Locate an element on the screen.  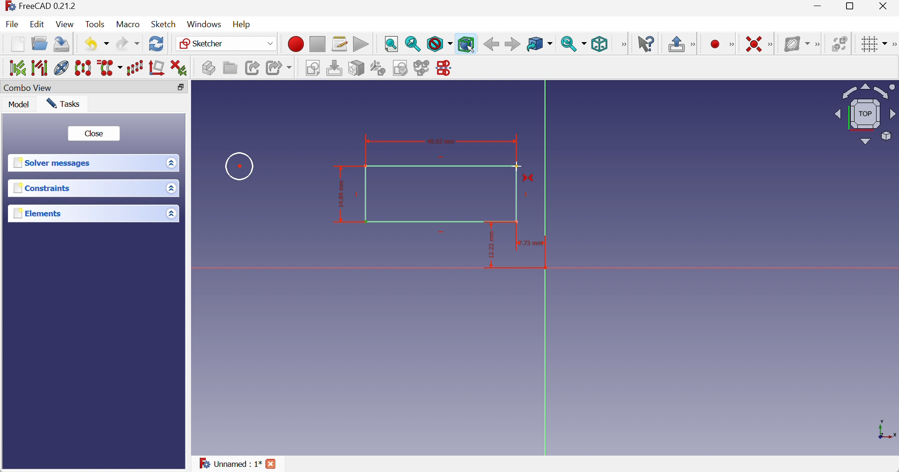
Create part is located at coordinates (208, 67).